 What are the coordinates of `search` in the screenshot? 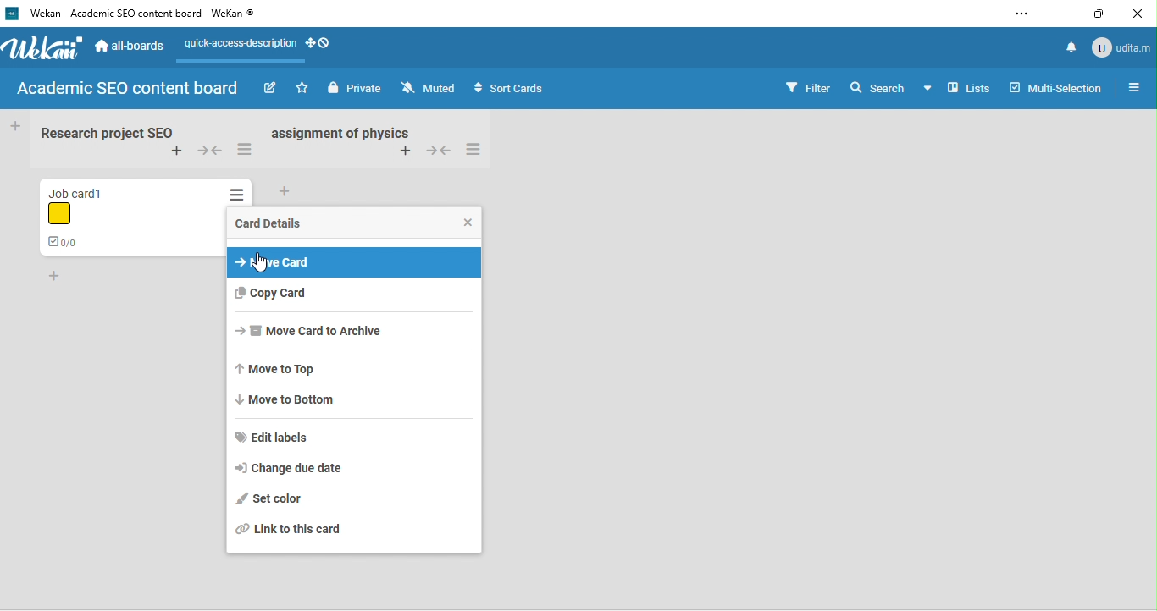 It's located at (875, 87).